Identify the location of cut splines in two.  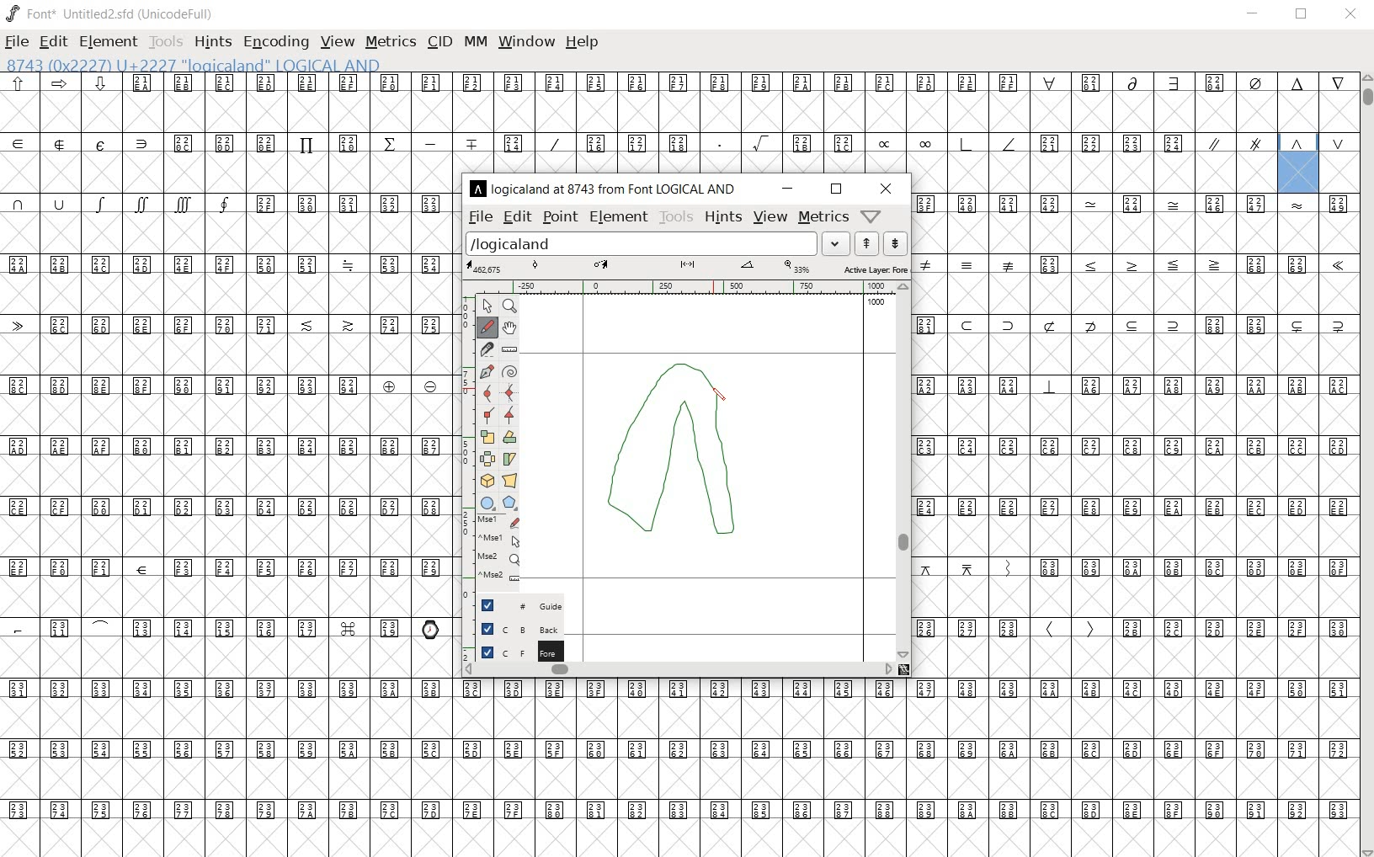
(487, 349).